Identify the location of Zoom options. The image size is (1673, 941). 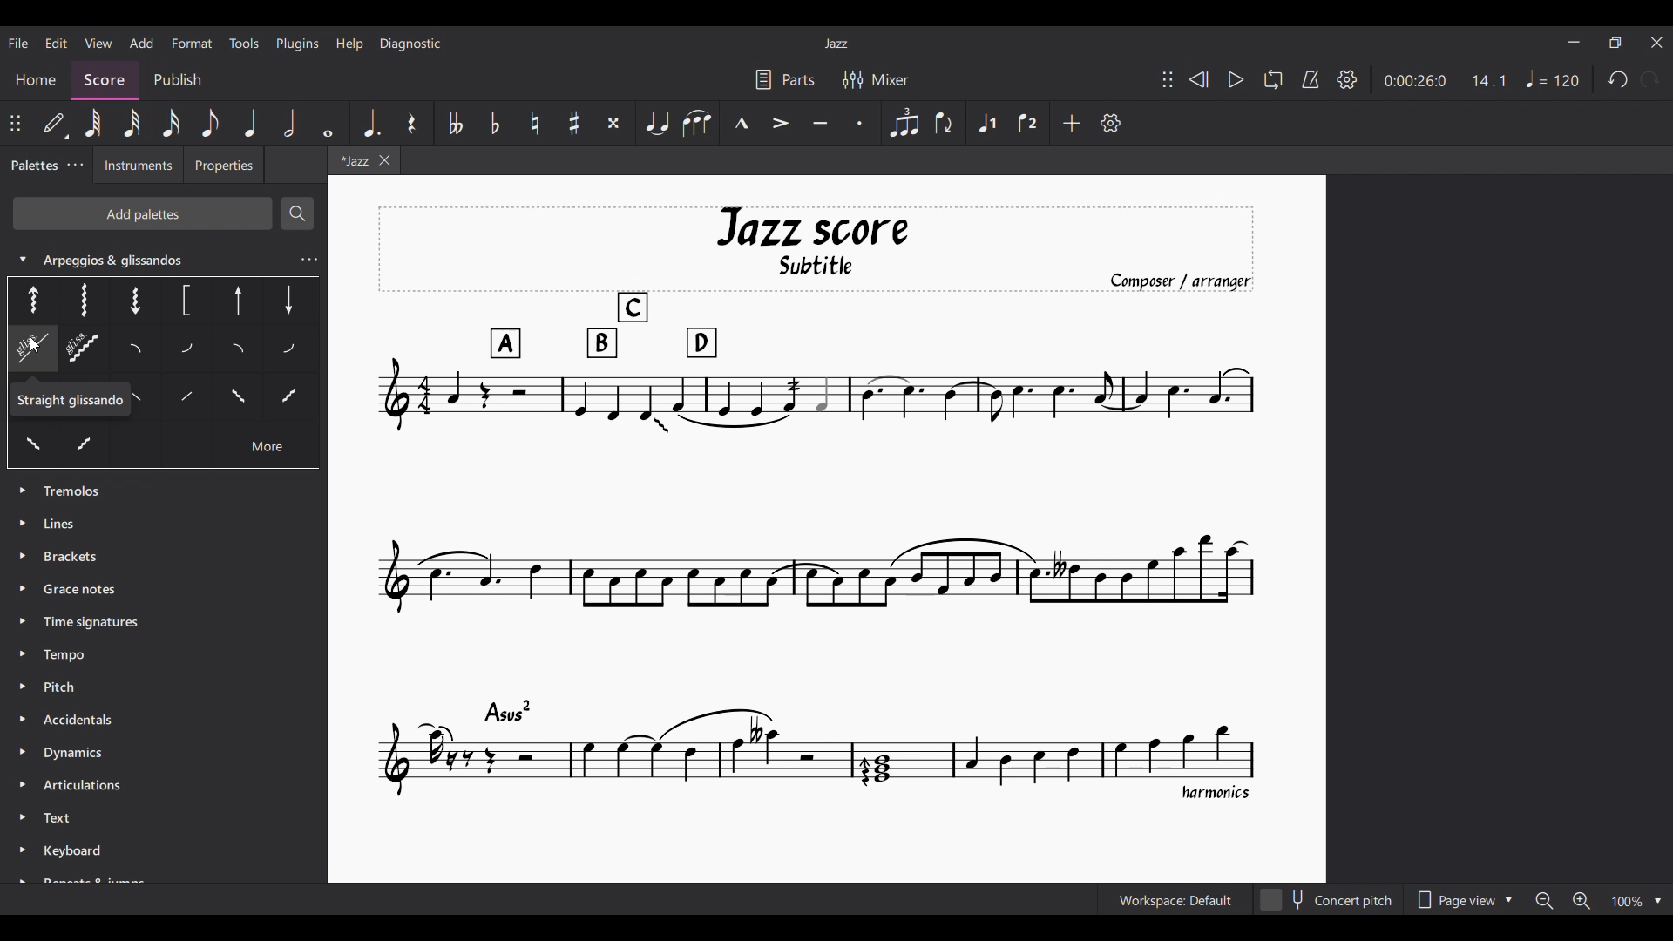
(1598, 900).